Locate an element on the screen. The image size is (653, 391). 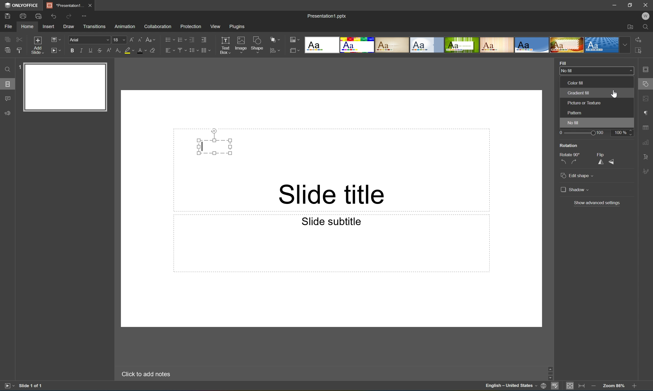
Gradient fill is located at coordinates (578, 93).